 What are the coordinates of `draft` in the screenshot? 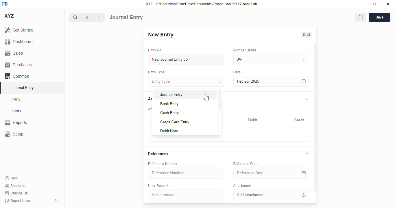 It's located at (307, 35).